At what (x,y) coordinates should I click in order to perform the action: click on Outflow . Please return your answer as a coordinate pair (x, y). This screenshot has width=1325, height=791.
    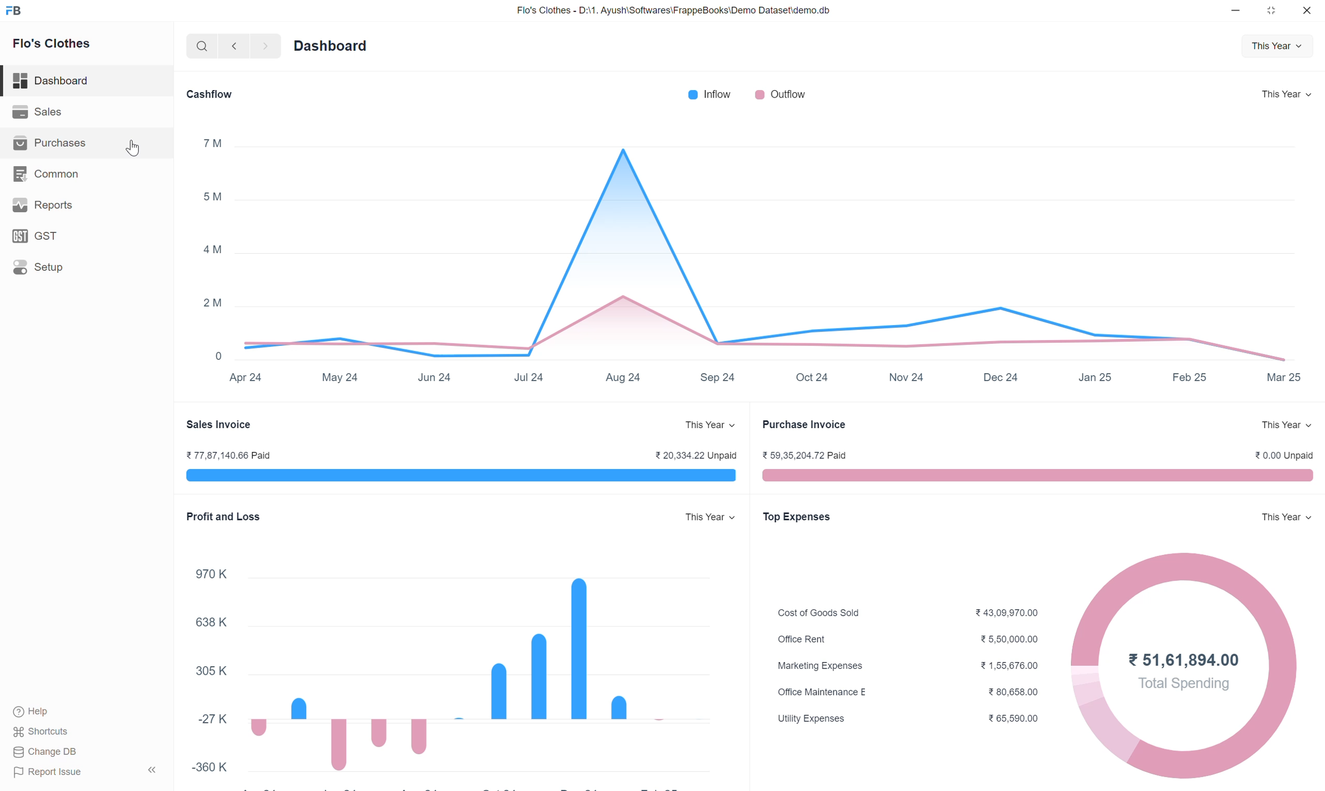
    Looking at the image, I should click on (779, 94).